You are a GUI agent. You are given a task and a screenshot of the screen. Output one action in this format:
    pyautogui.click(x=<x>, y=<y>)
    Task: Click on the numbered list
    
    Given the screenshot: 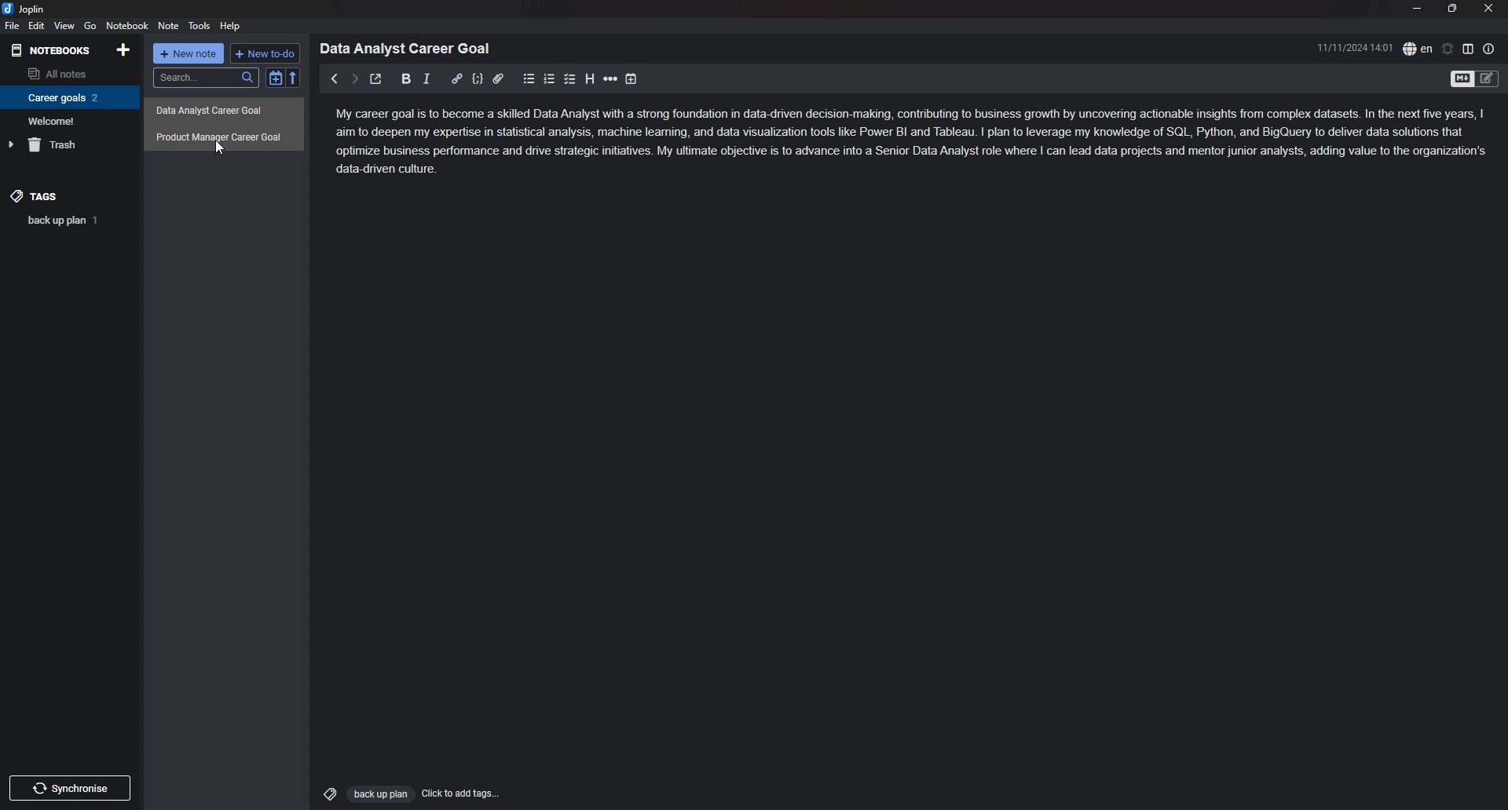 What is the action you would take?
    pyautogui.click(x=550, y=80)
    